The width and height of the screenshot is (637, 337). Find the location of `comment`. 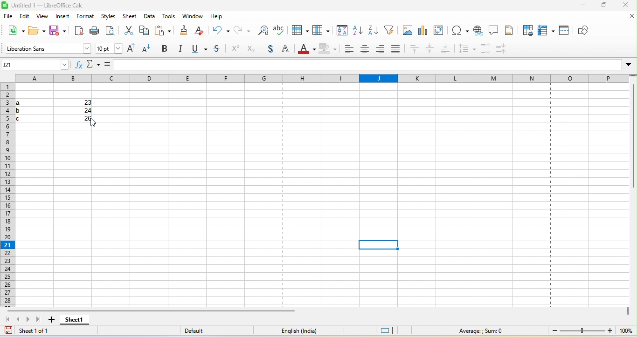

comment is located at coordinates (494, 30).